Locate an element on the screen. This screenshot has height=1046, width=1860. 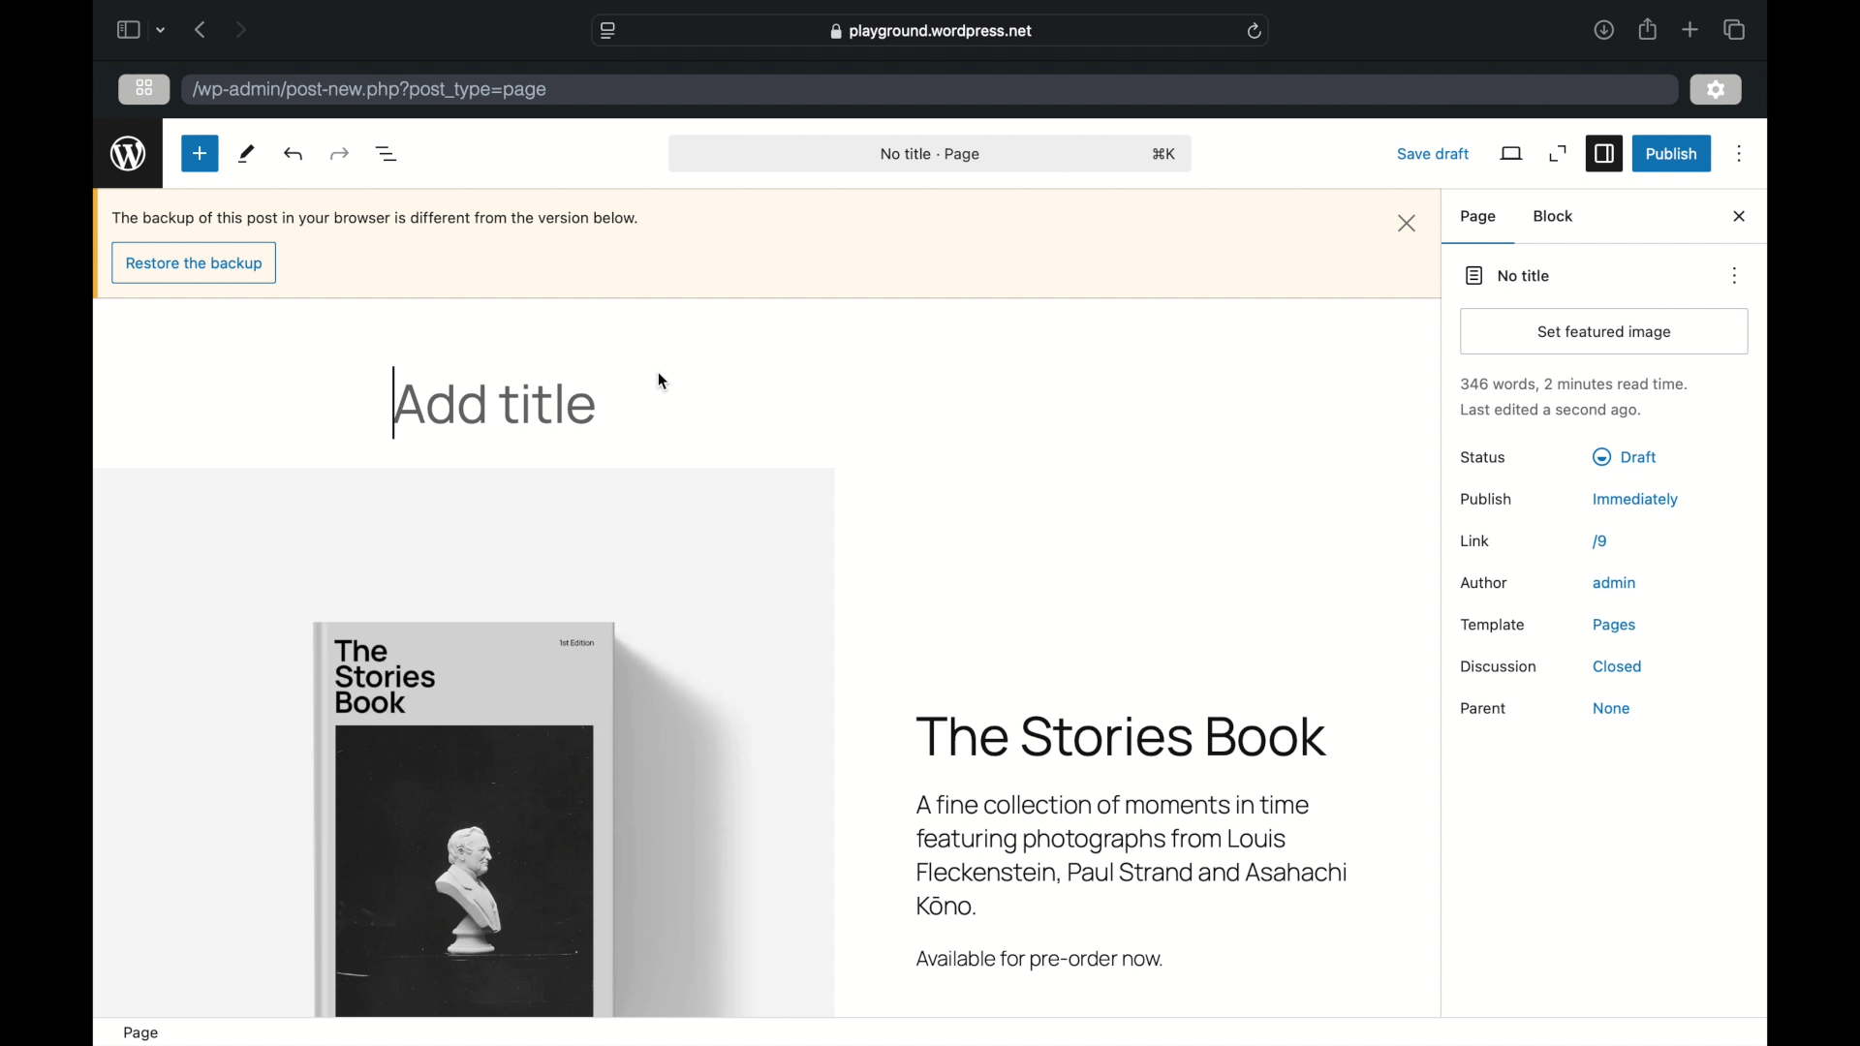
/9 is located at coordinates (1600, 541).